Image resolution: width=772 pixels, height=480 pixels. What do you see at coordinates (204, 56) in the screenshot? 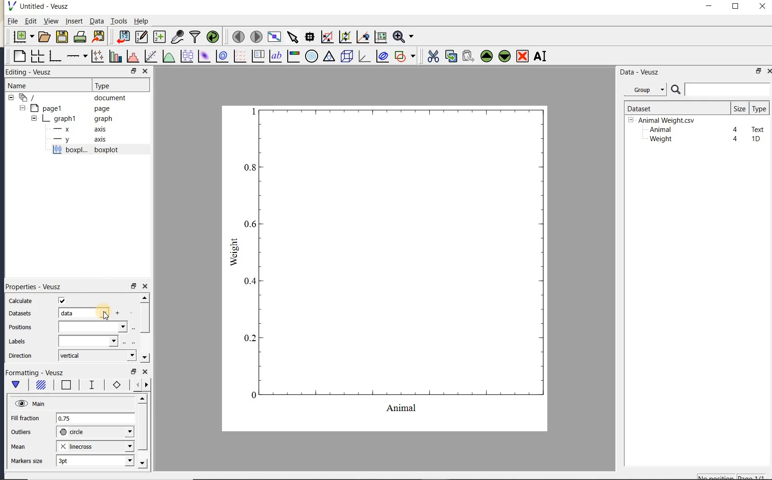
I see `plot a 2d dataset as an image` at bounding box center [204, 56].